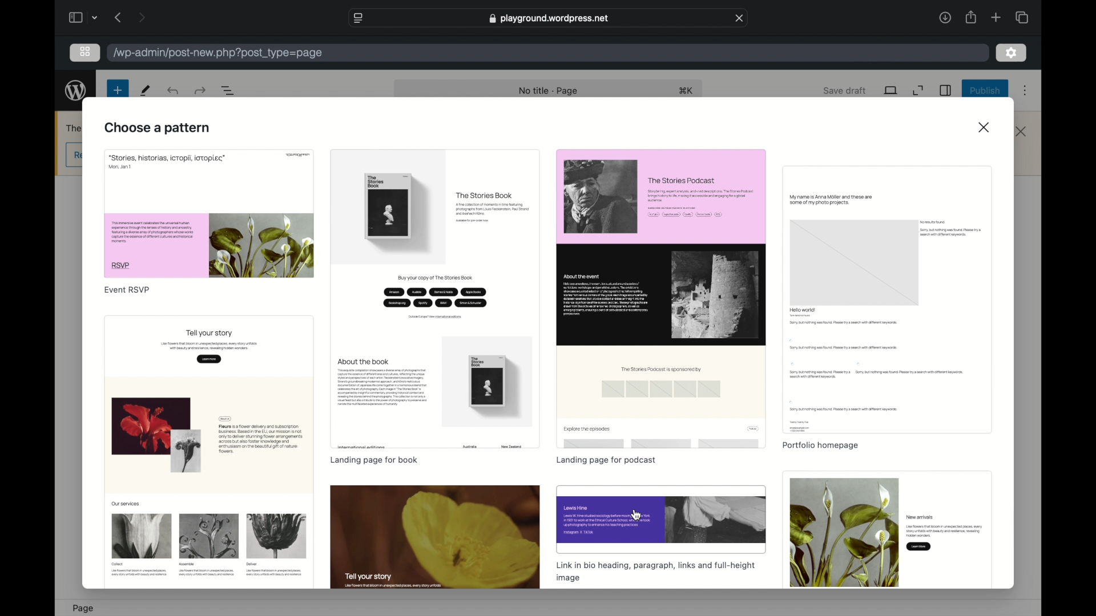 Image resolution: width=1096 pixels, height=616 pixels. What do you see at coordinates (228, 90) in the screenshot?
I see `document overview` at bounding box center [228, 90].